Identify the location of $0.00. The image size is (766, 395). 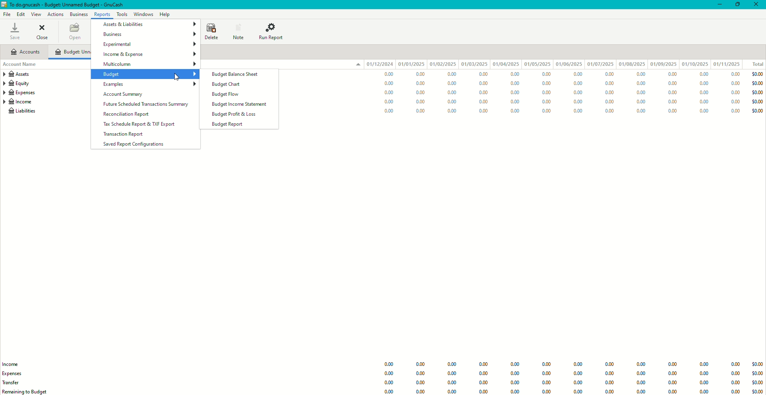
(756, 82).